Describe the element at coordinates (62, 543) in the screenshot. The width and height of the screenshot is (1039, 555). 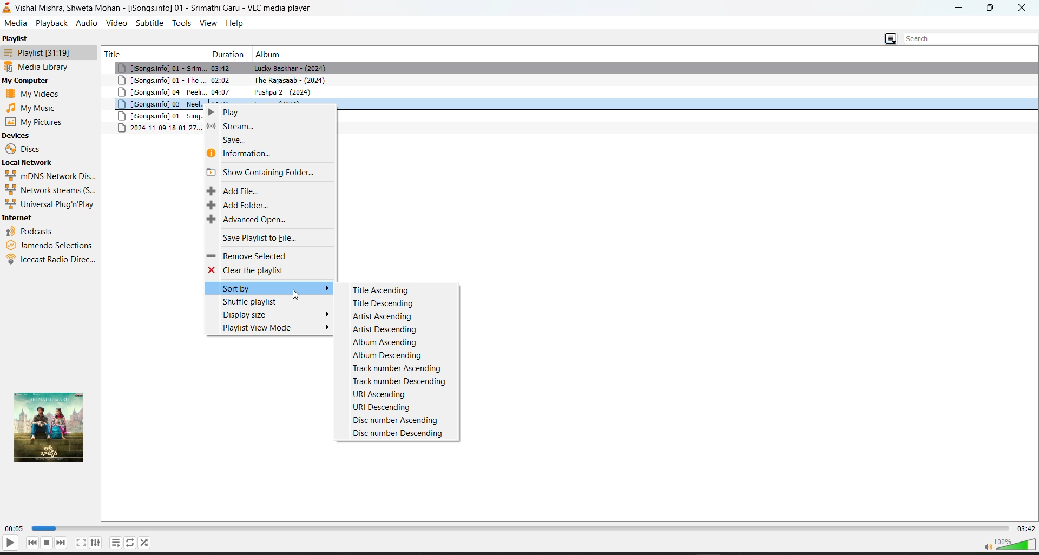
I see `next` at that location.